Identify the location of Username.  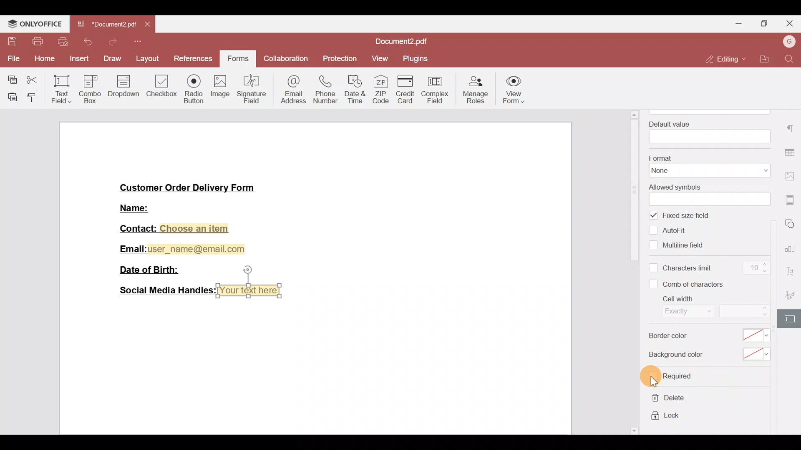
(788, 42).